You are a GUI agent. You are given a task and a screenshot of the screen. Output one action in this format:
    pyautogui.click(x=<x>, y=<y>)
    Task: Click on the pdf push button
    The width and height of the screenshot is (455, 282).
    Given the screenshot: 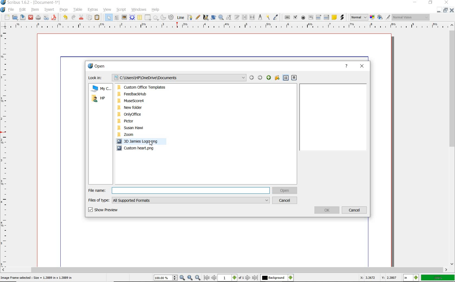 What is the action you would take?
    pyautogui.click(x=287, y=18)
    